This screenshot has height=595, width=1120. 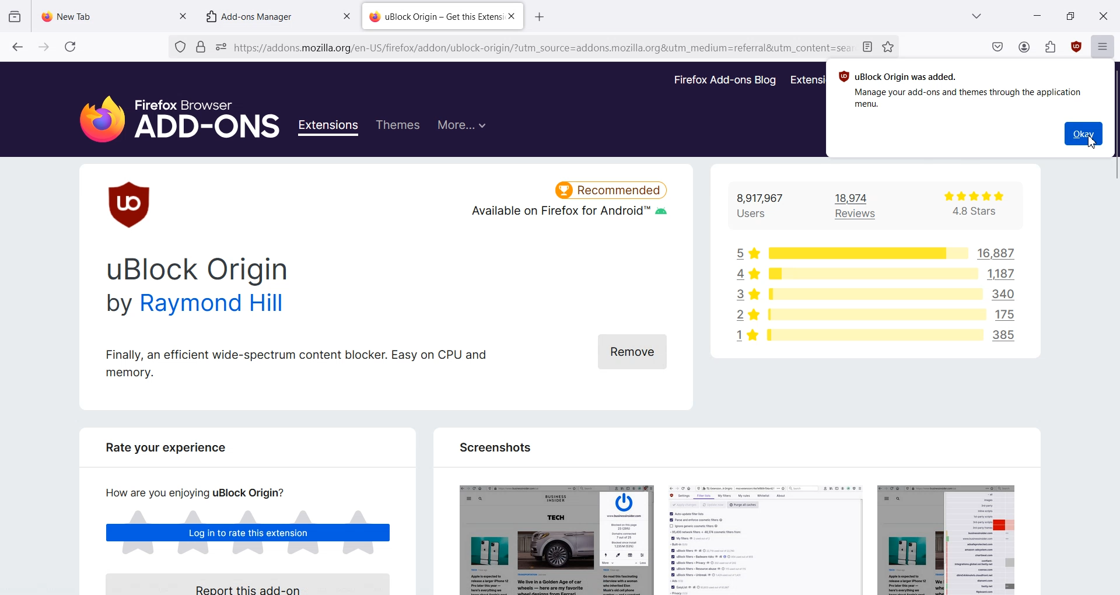 What do you see at coordinates (864, 253) in the screenshot?
I see `rating bar` at bounding box center [864, 253].